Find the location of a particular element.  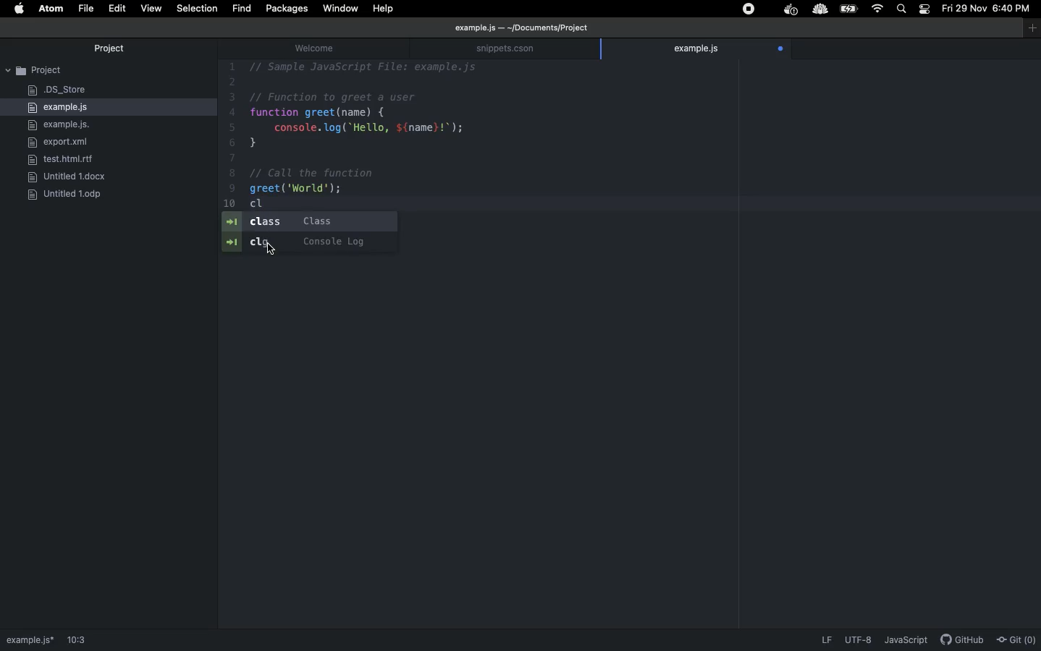

Help is located at coordinates (384, 8).